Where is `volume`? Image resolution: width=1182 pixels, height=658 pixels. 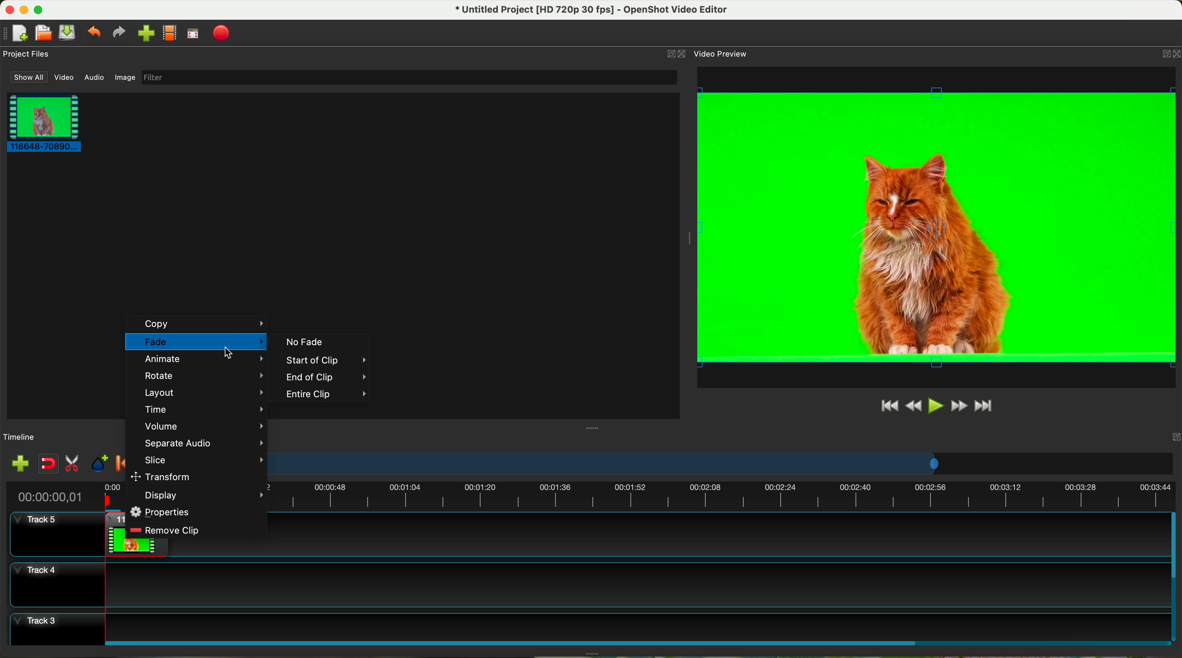
volume is located at coordinates (203, 426).